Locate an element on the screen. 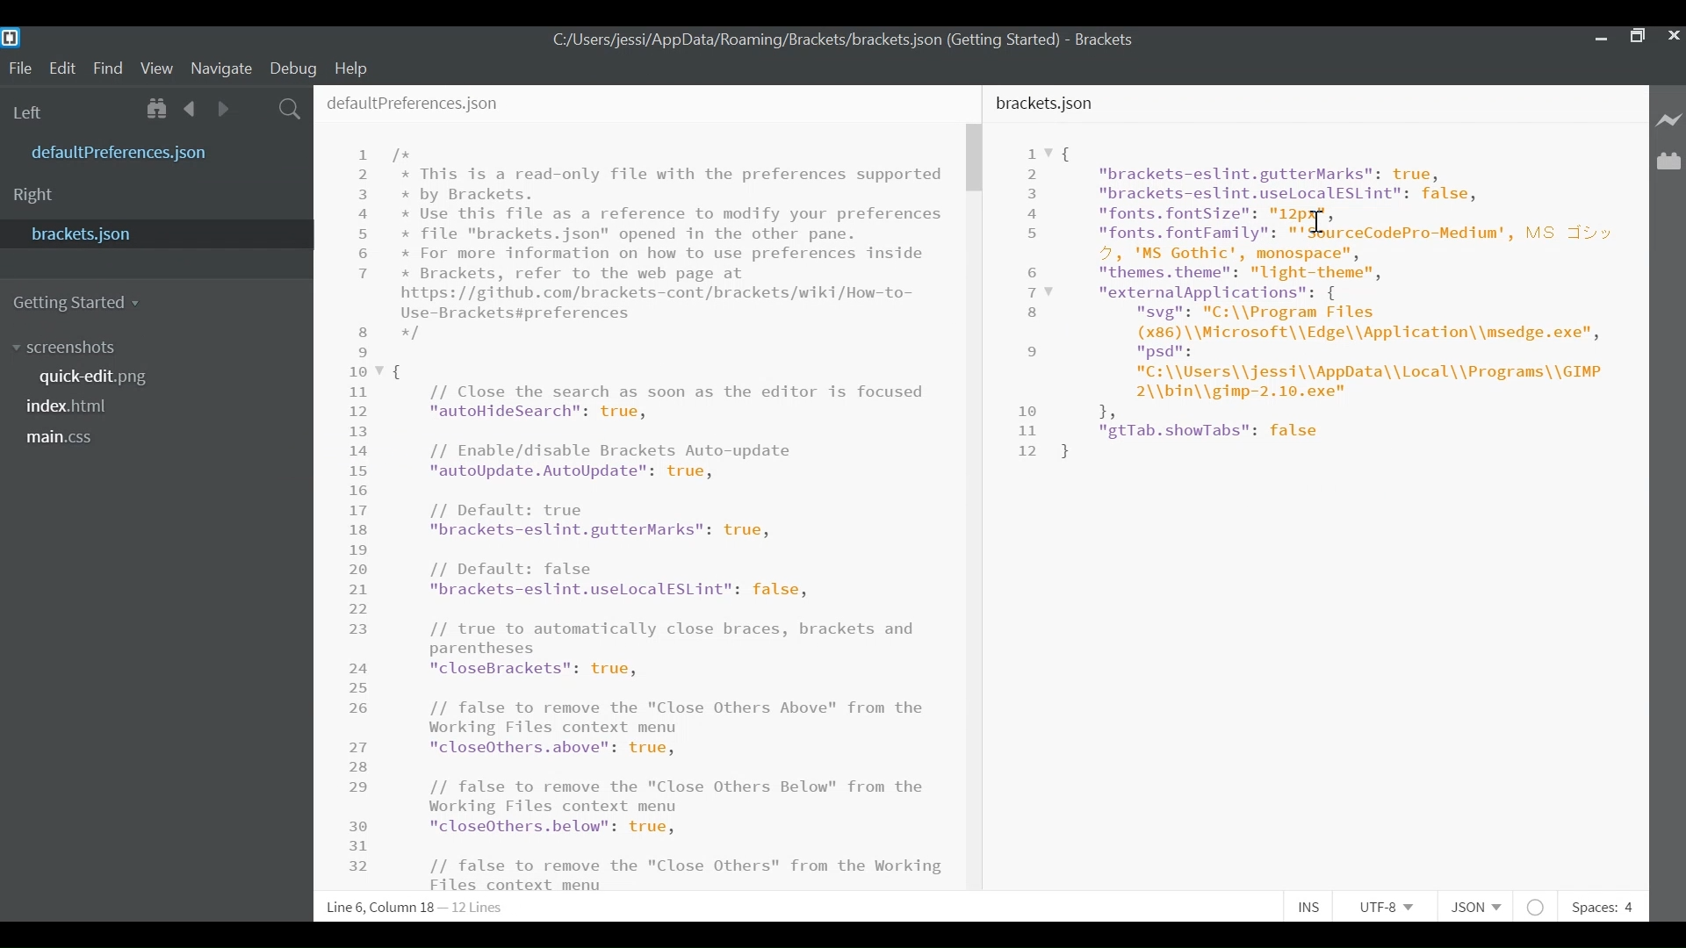 The image size is (1686, 948). C:/Users/jessi/AppData/Roaming/Brackets/brackets.json (Getting Started) - Brackets is located at coordinates (844, 43).